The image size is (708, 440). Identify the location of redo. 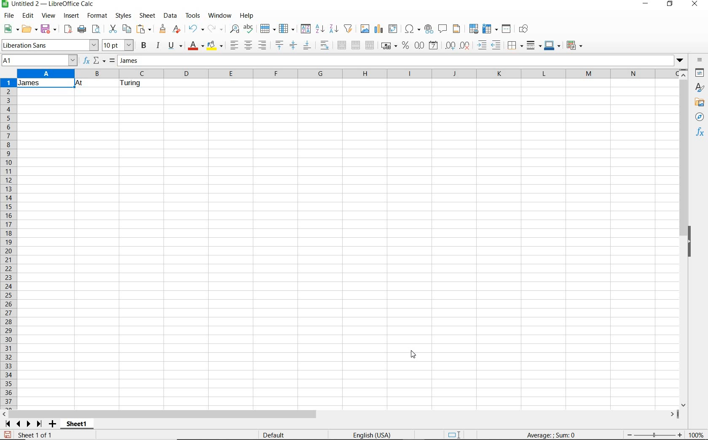
(216, 29).